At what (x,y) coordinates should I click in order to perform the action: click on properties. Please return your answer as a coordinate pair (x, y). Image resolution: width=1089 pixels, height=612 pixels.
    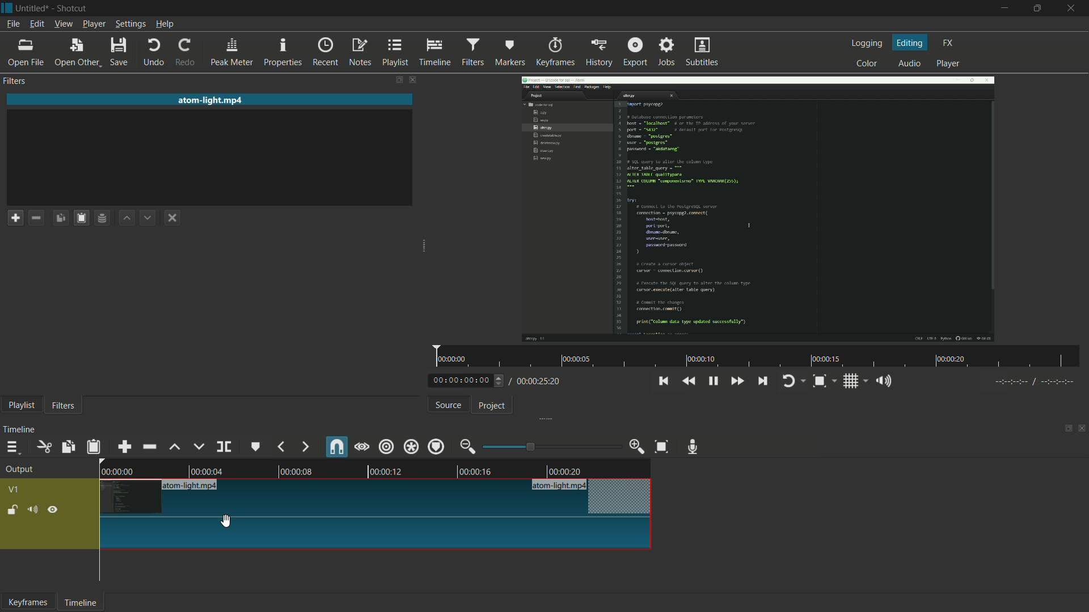
    Looking at the image, I should click on (282, 52).